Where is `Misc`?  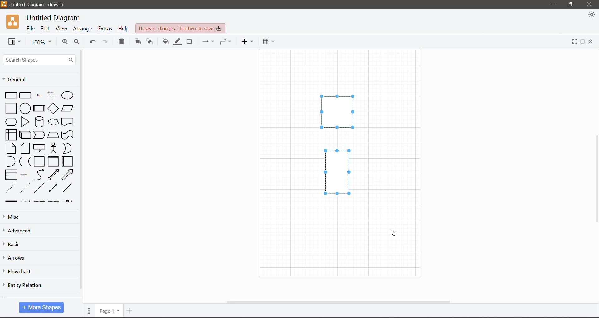
Misc is located at coordinates (13, 217).